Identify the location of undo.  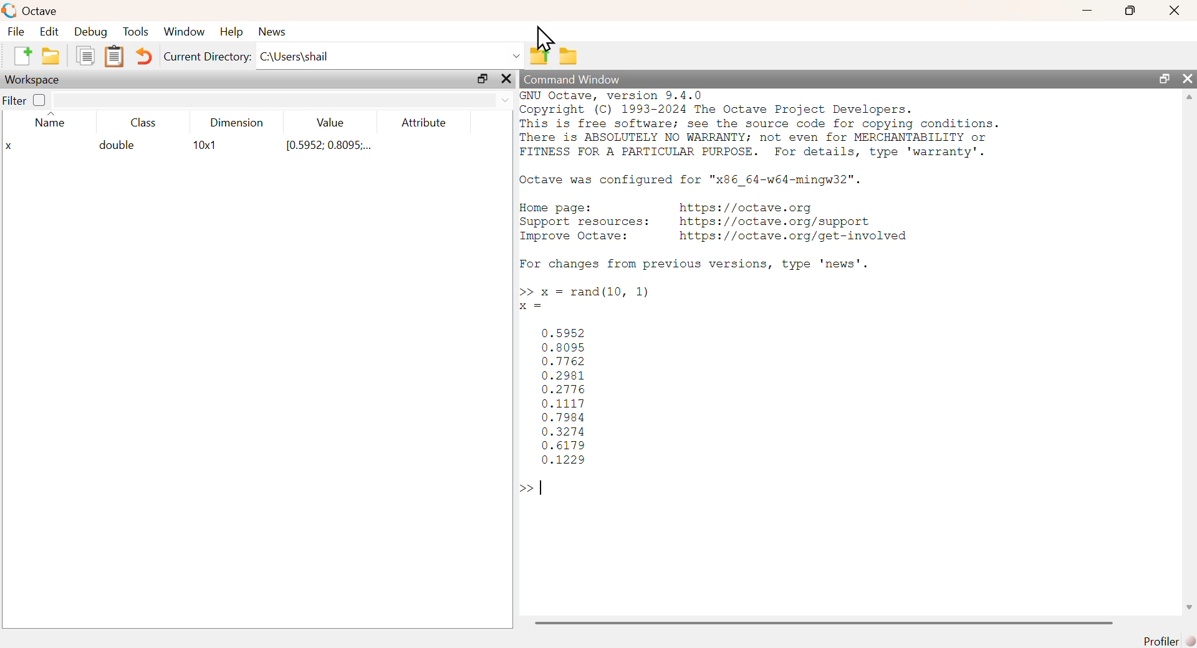
(147, 59).